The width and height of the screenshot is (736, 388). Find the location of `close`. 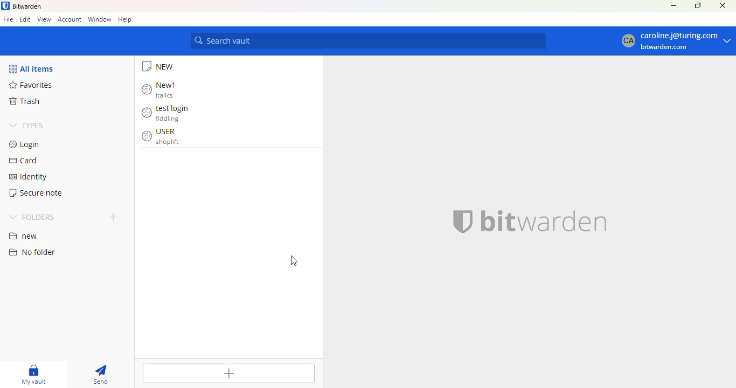

close is located at coordinates (723, 6).